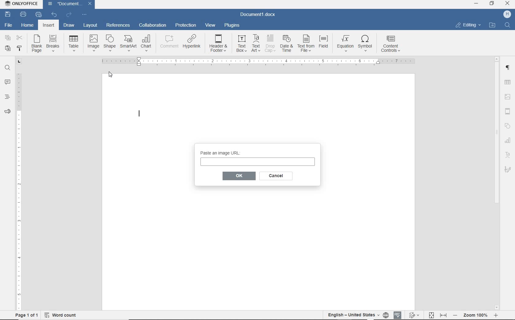 This screenshot has width=515, height=320. Describe the element at coordinates (509, 68) in the screenshot. I see `paragraph settings` at that location.